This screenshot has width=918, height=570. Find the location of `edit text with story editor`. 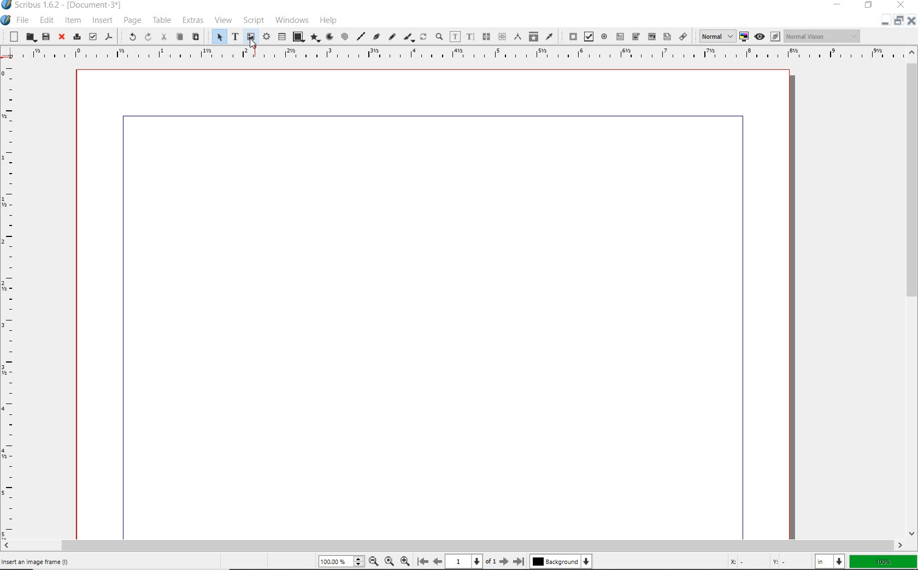

edit text with story editor is located at coordinates (469, 36).